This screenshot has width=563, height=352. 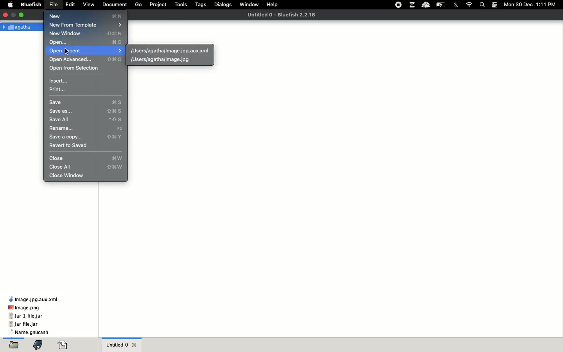 What do you see at coordinates (13, 346) in the screenshot?
I see `folder` at bounding box center [13, 346].